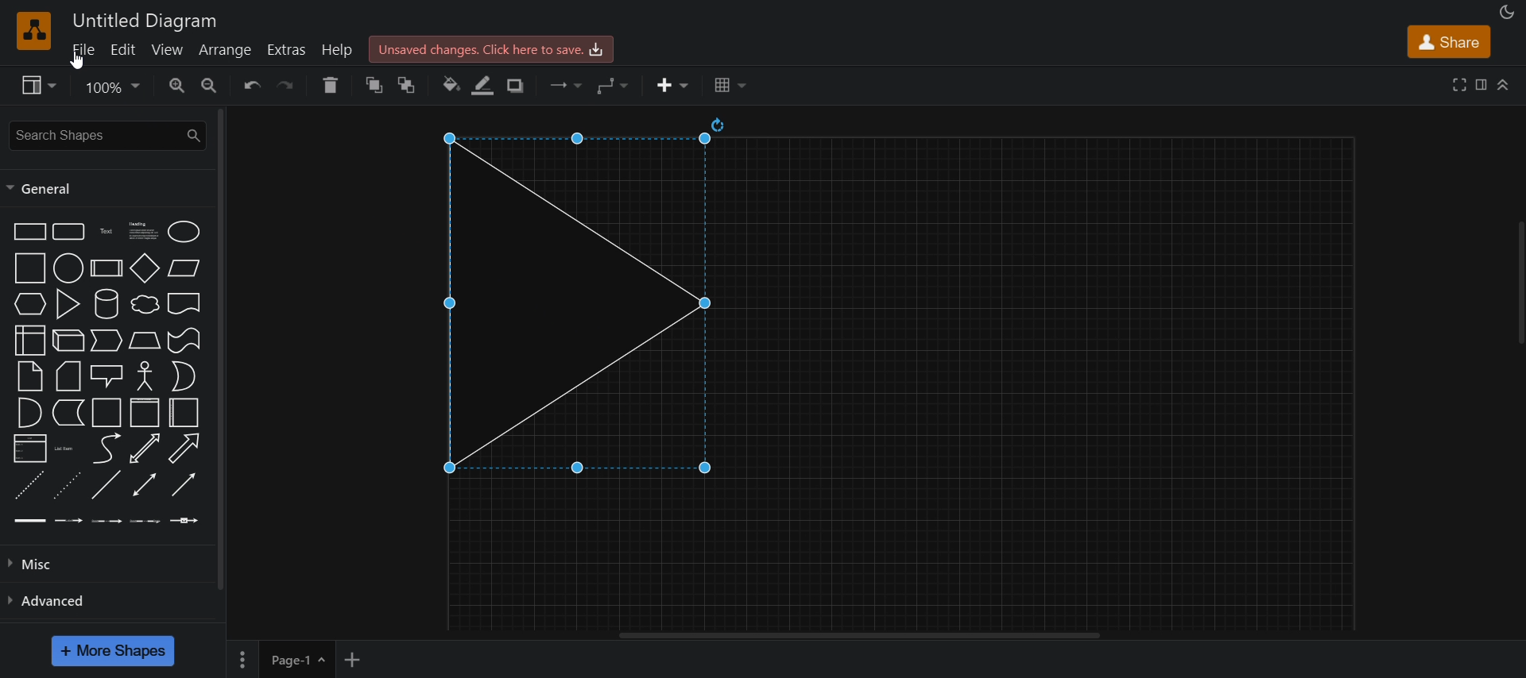  I want to click on vertical scroll bar, so click(222, 349).